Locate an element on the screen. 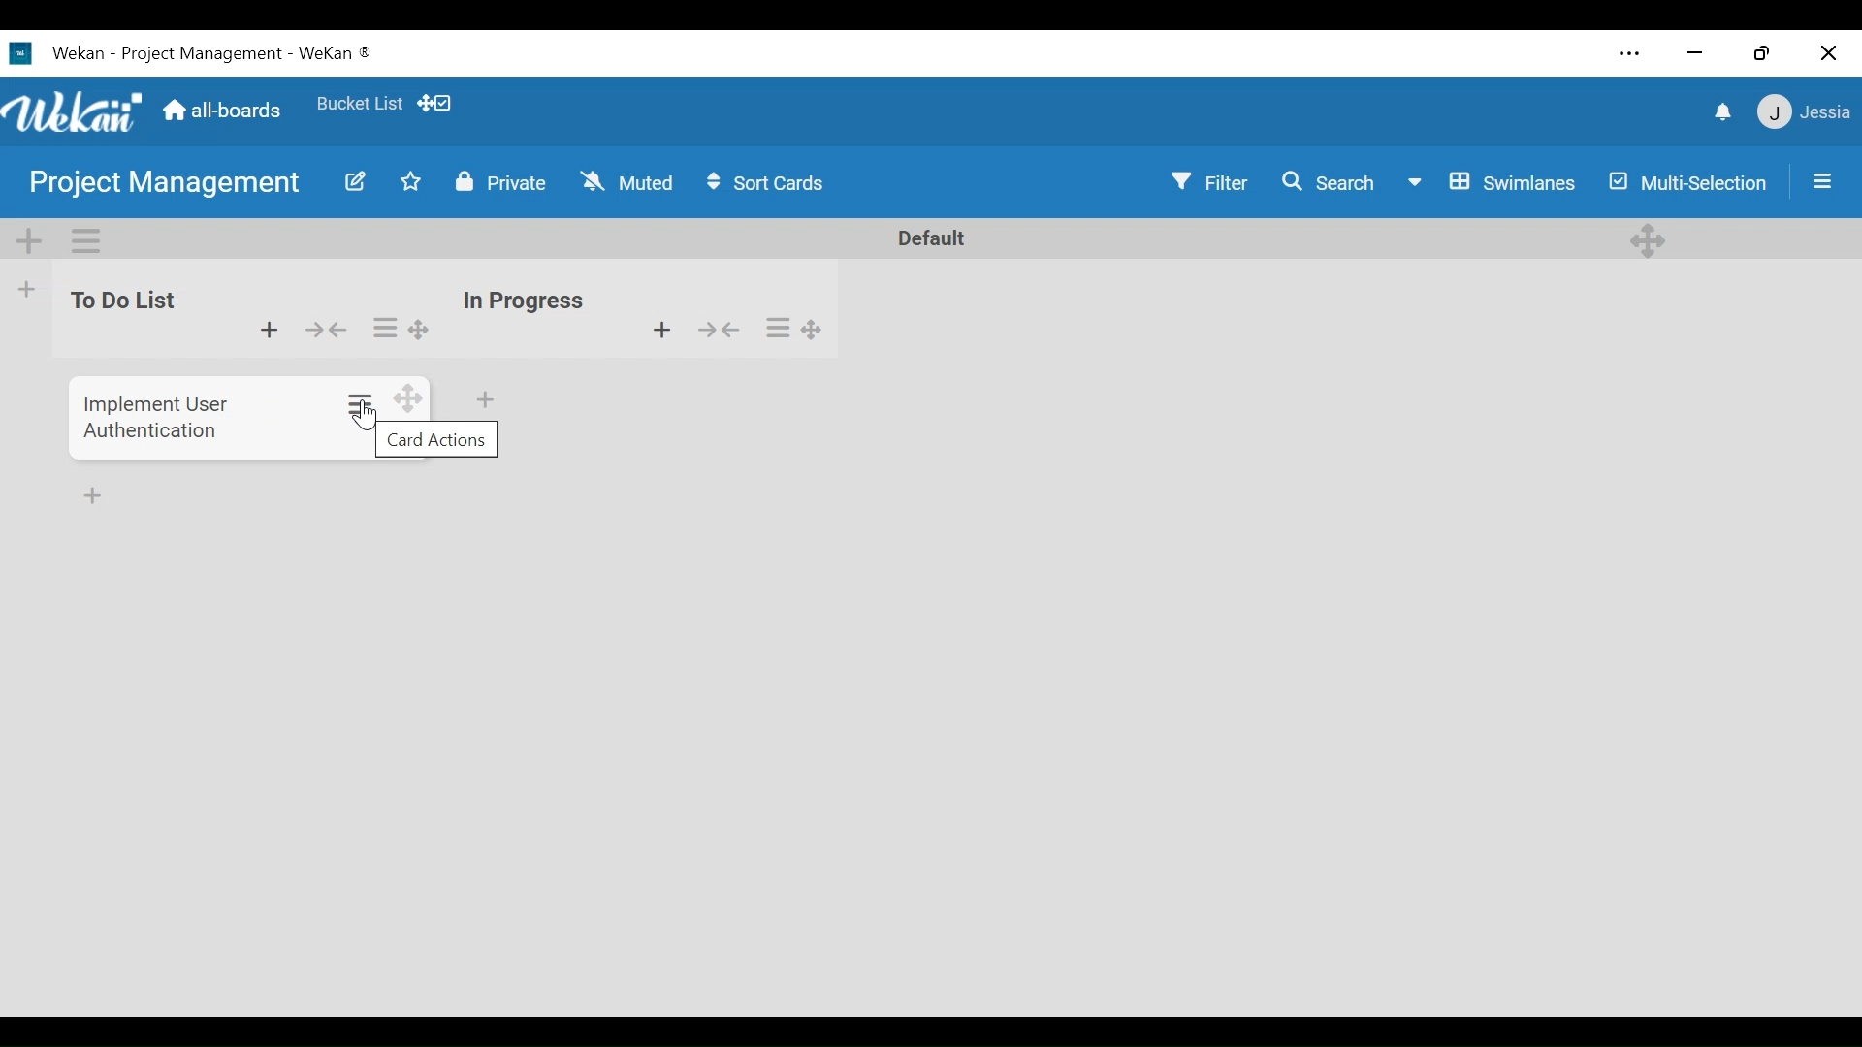  $ Sort Cards is located at coordinates (774, 181).